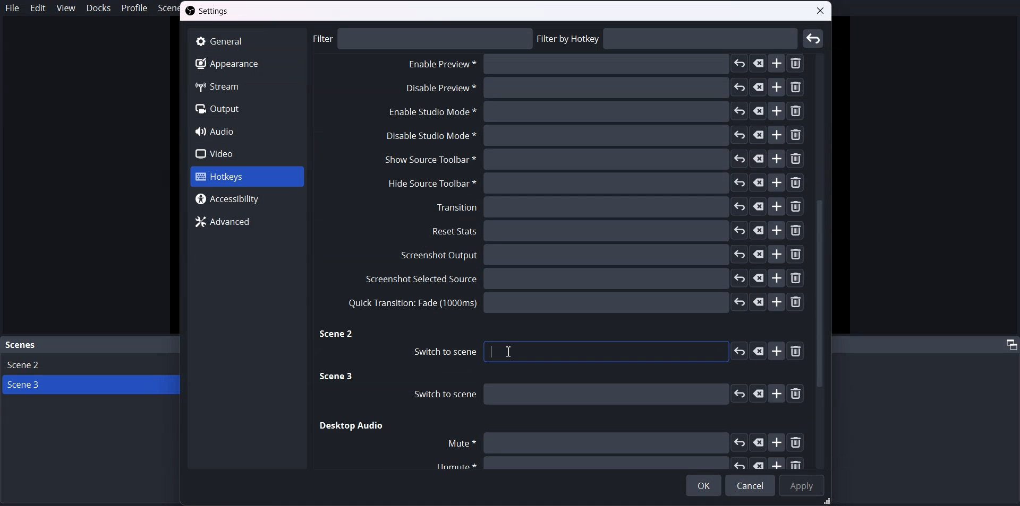  What do you see at coordinates (623, 442) in the screenshot?
I see `mute` at bounding box center [623, 442].